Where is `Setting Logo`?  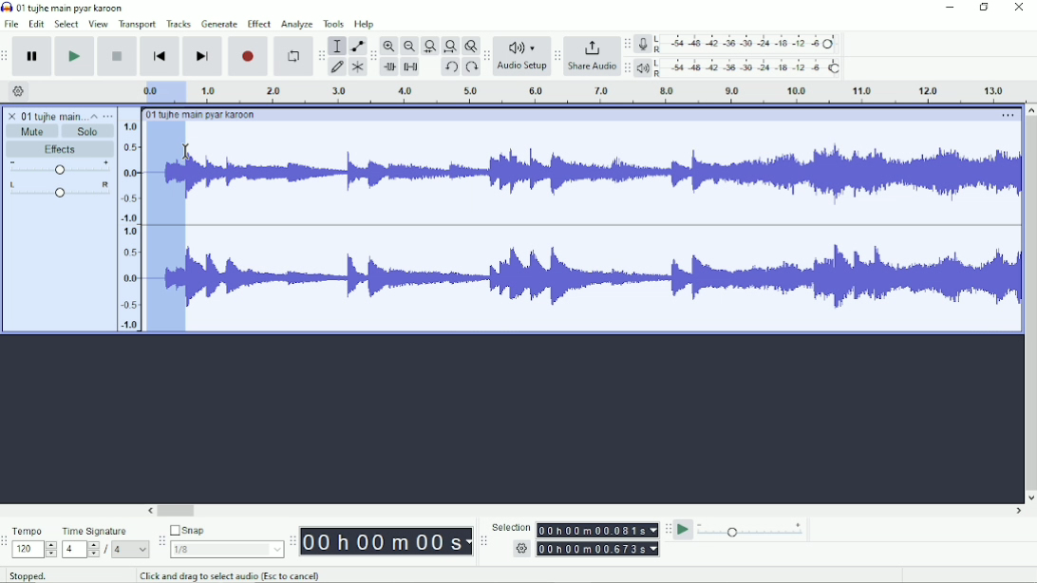
Setting Logo is located at coordinates (520, 551).